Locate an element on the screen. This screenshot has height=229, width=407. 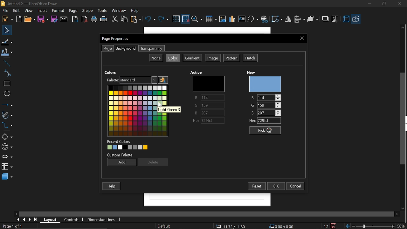
Insert hyprelink is located at coordinates (264, 19).